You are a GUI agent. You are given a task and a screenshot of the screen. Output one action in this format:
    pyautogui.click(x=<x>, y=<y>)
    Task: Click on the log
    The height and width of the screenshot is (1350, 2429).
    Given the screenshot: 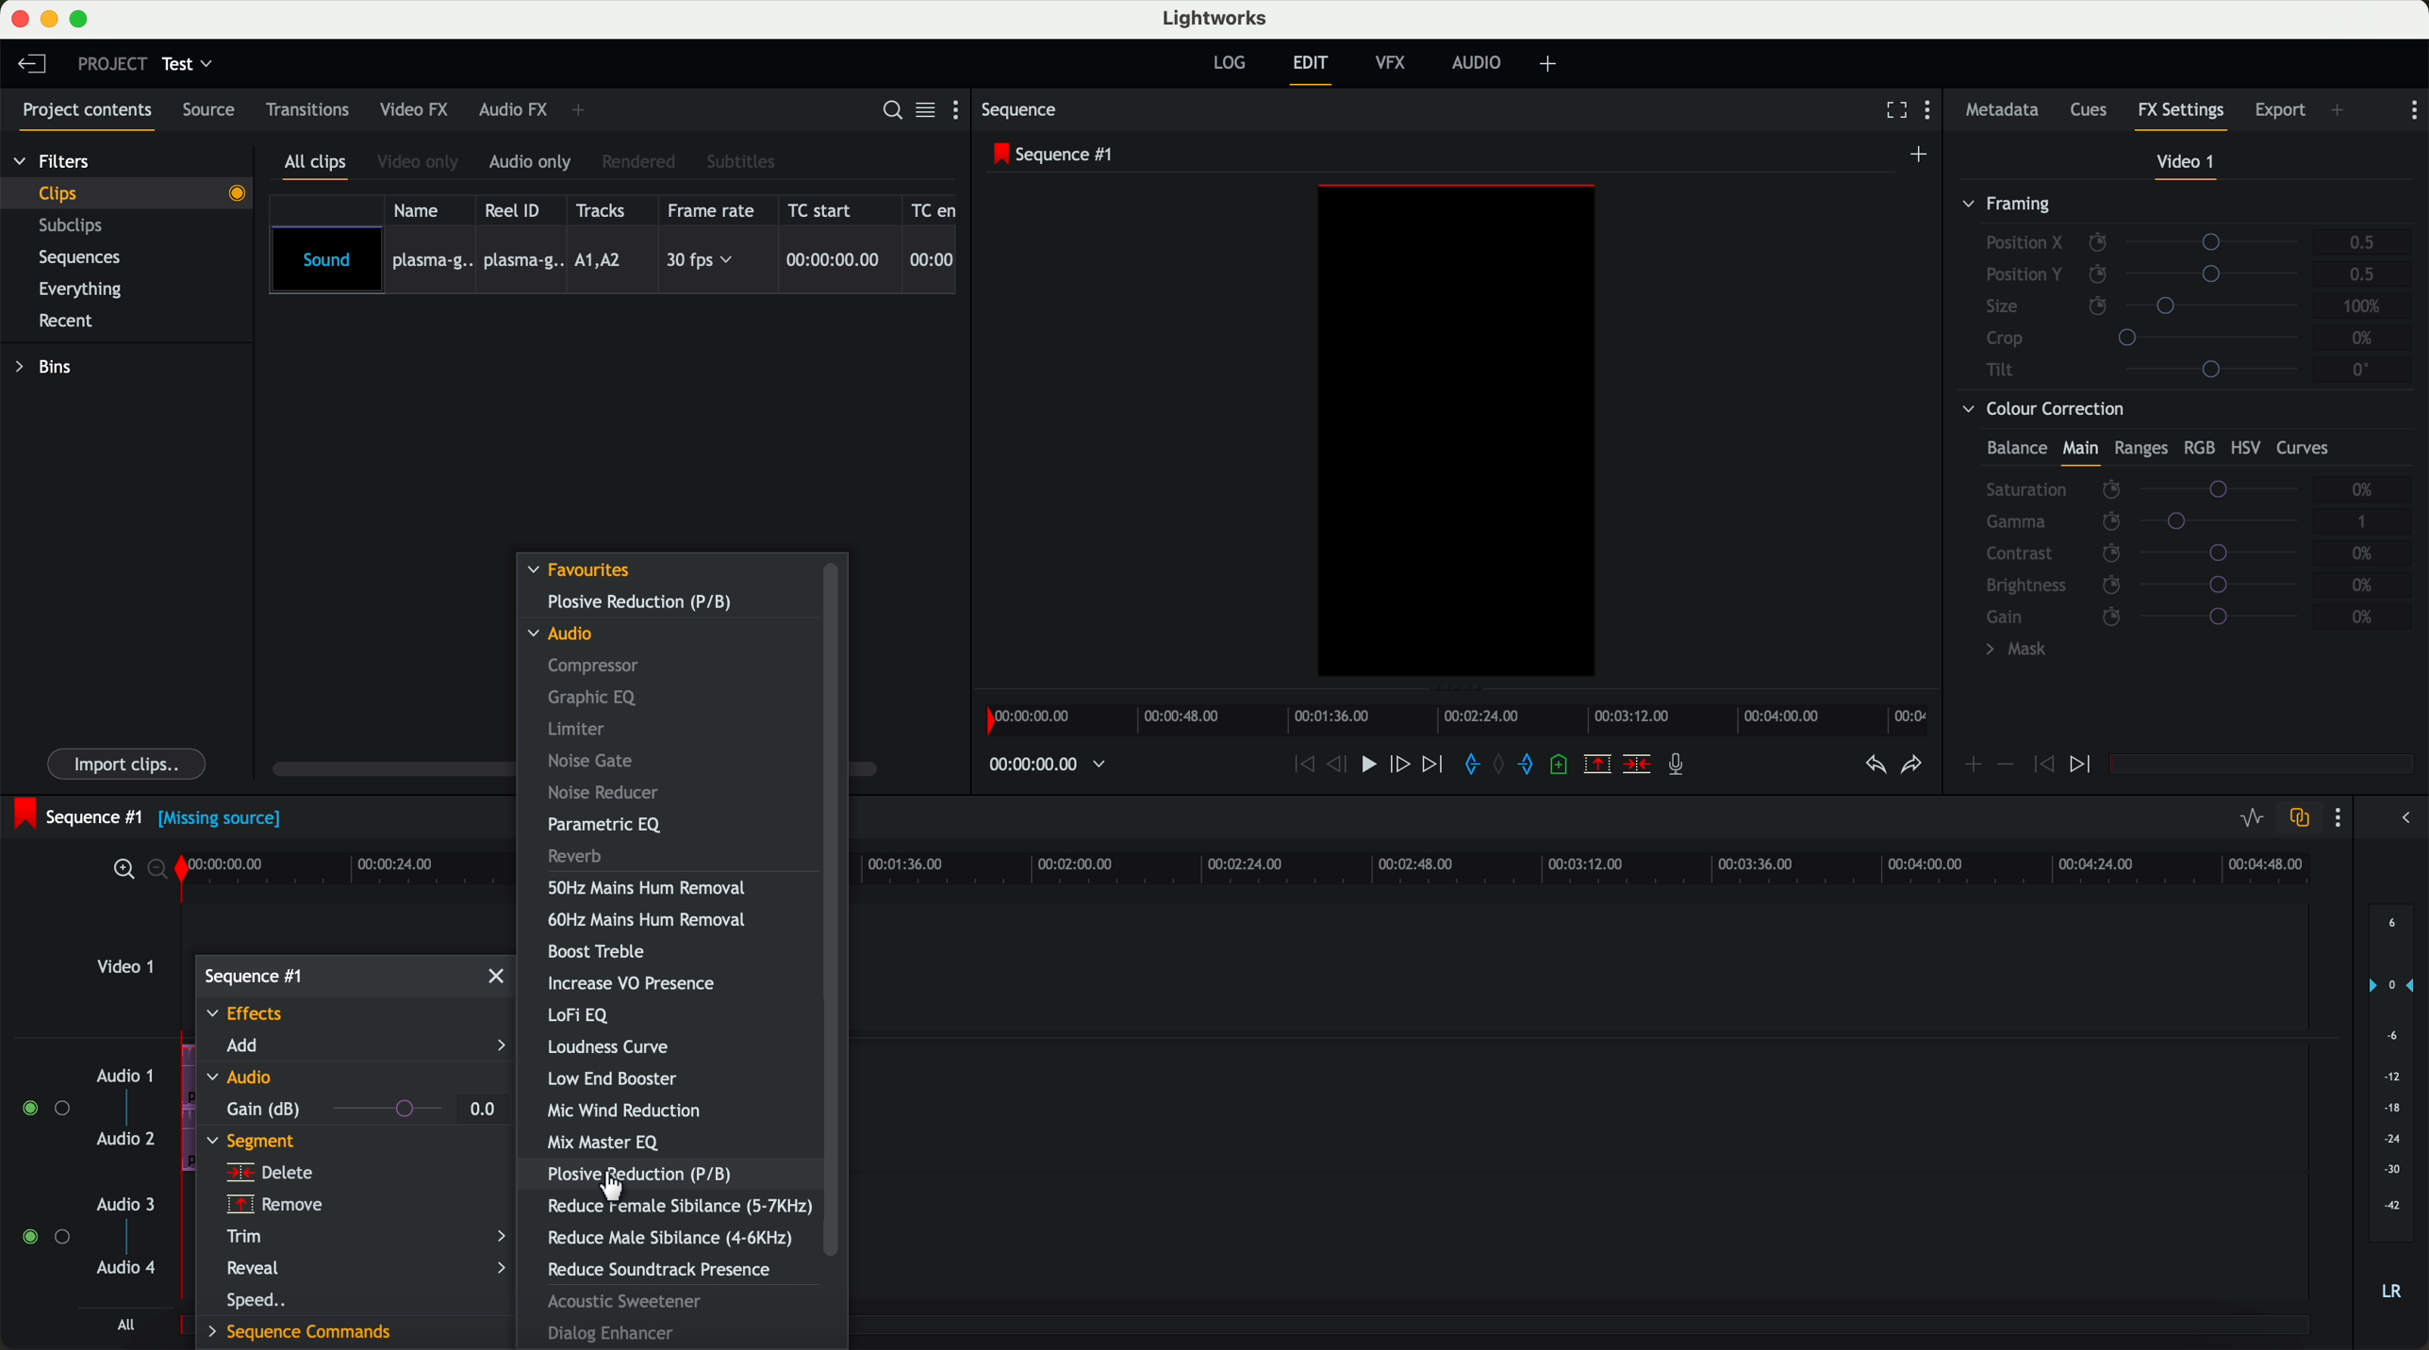 What is the action you would take?
    pyautogui.click(x=1228, y=63)
    